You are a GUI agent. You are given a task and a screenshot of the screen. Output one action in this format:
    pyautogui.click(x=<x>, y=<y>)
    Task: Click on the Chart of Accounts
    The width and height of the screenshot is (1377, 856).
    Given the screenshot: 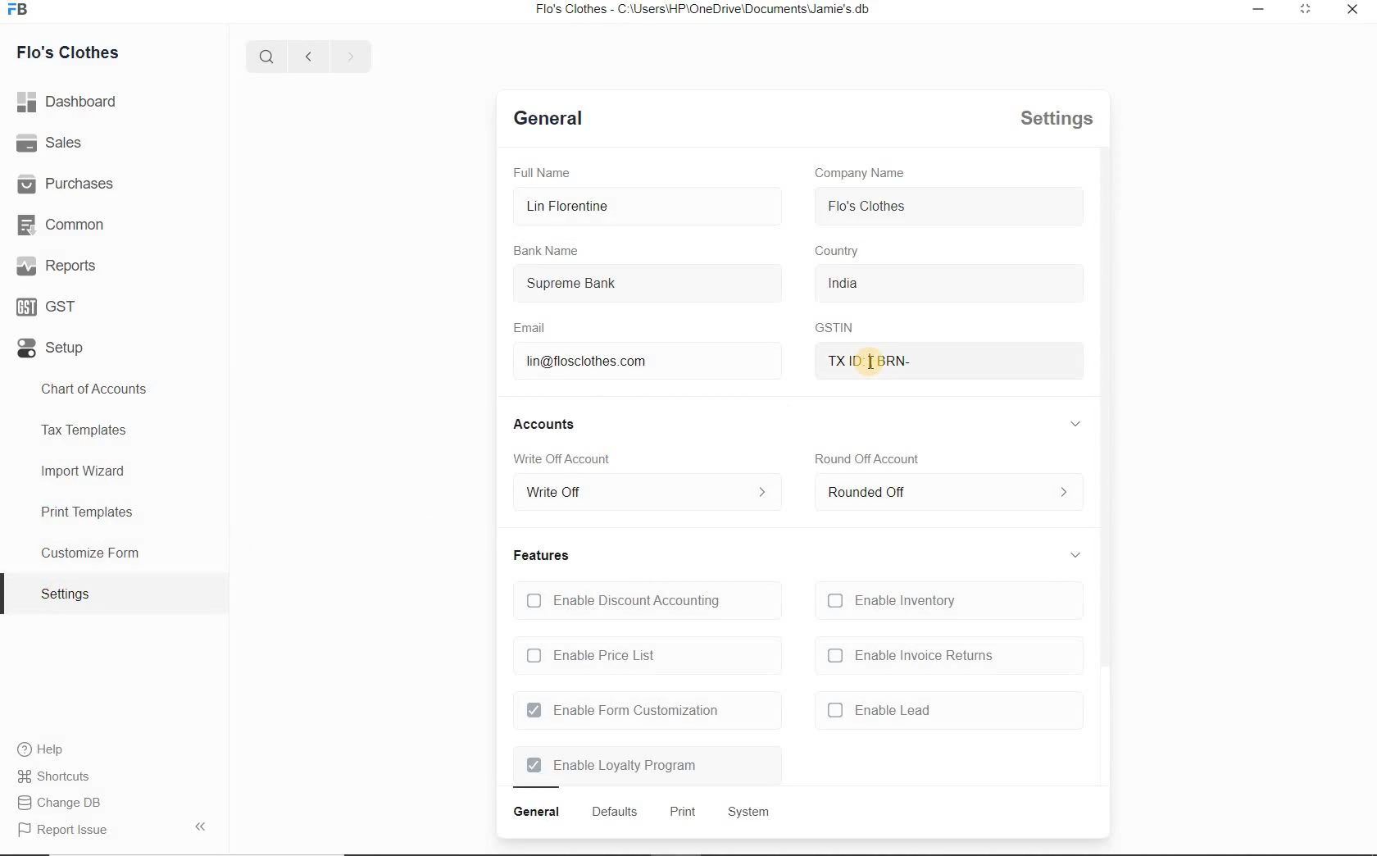 What is the action you would take?
    pyautogui.click(x=101, y=389)
    